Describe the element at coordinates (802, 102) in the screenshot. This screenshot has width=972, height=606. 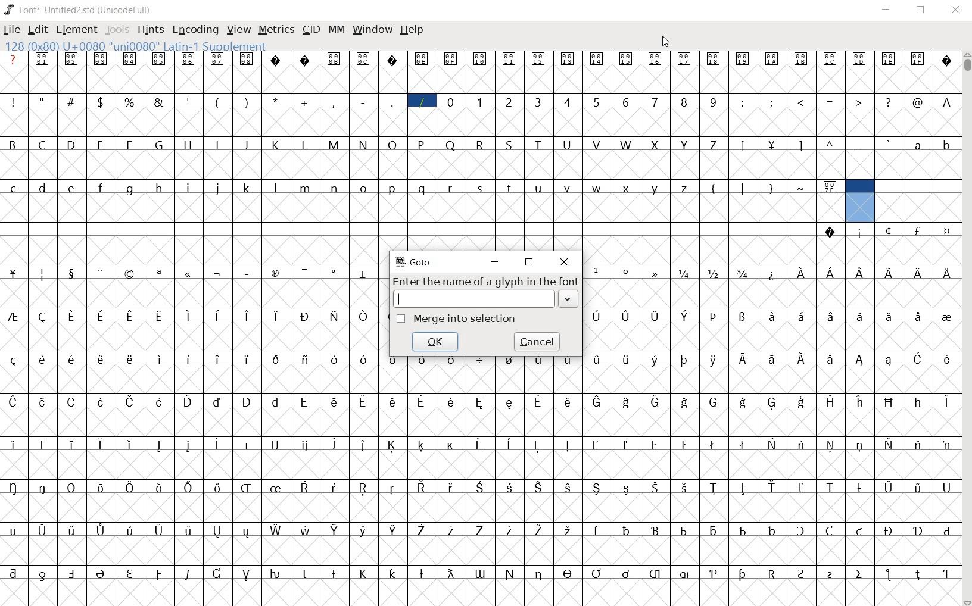
I see `<` at that location.